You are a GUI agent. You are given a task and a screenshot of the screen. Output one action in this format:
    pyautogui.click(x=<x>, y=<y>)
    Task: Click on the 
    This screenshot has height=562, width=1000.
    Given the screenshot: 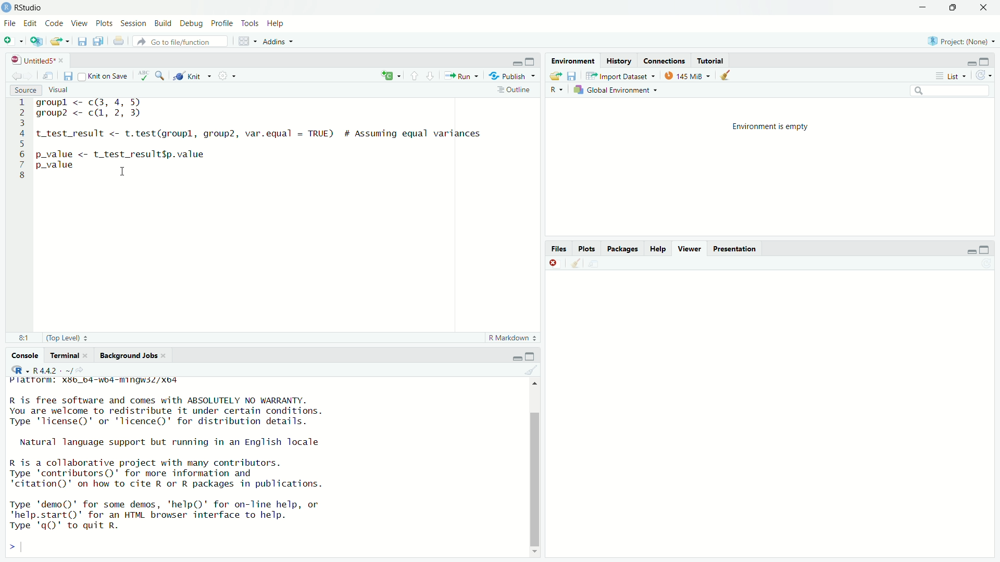 What is the action you would take?
    pyautogui.click(x=557, y=90)
    